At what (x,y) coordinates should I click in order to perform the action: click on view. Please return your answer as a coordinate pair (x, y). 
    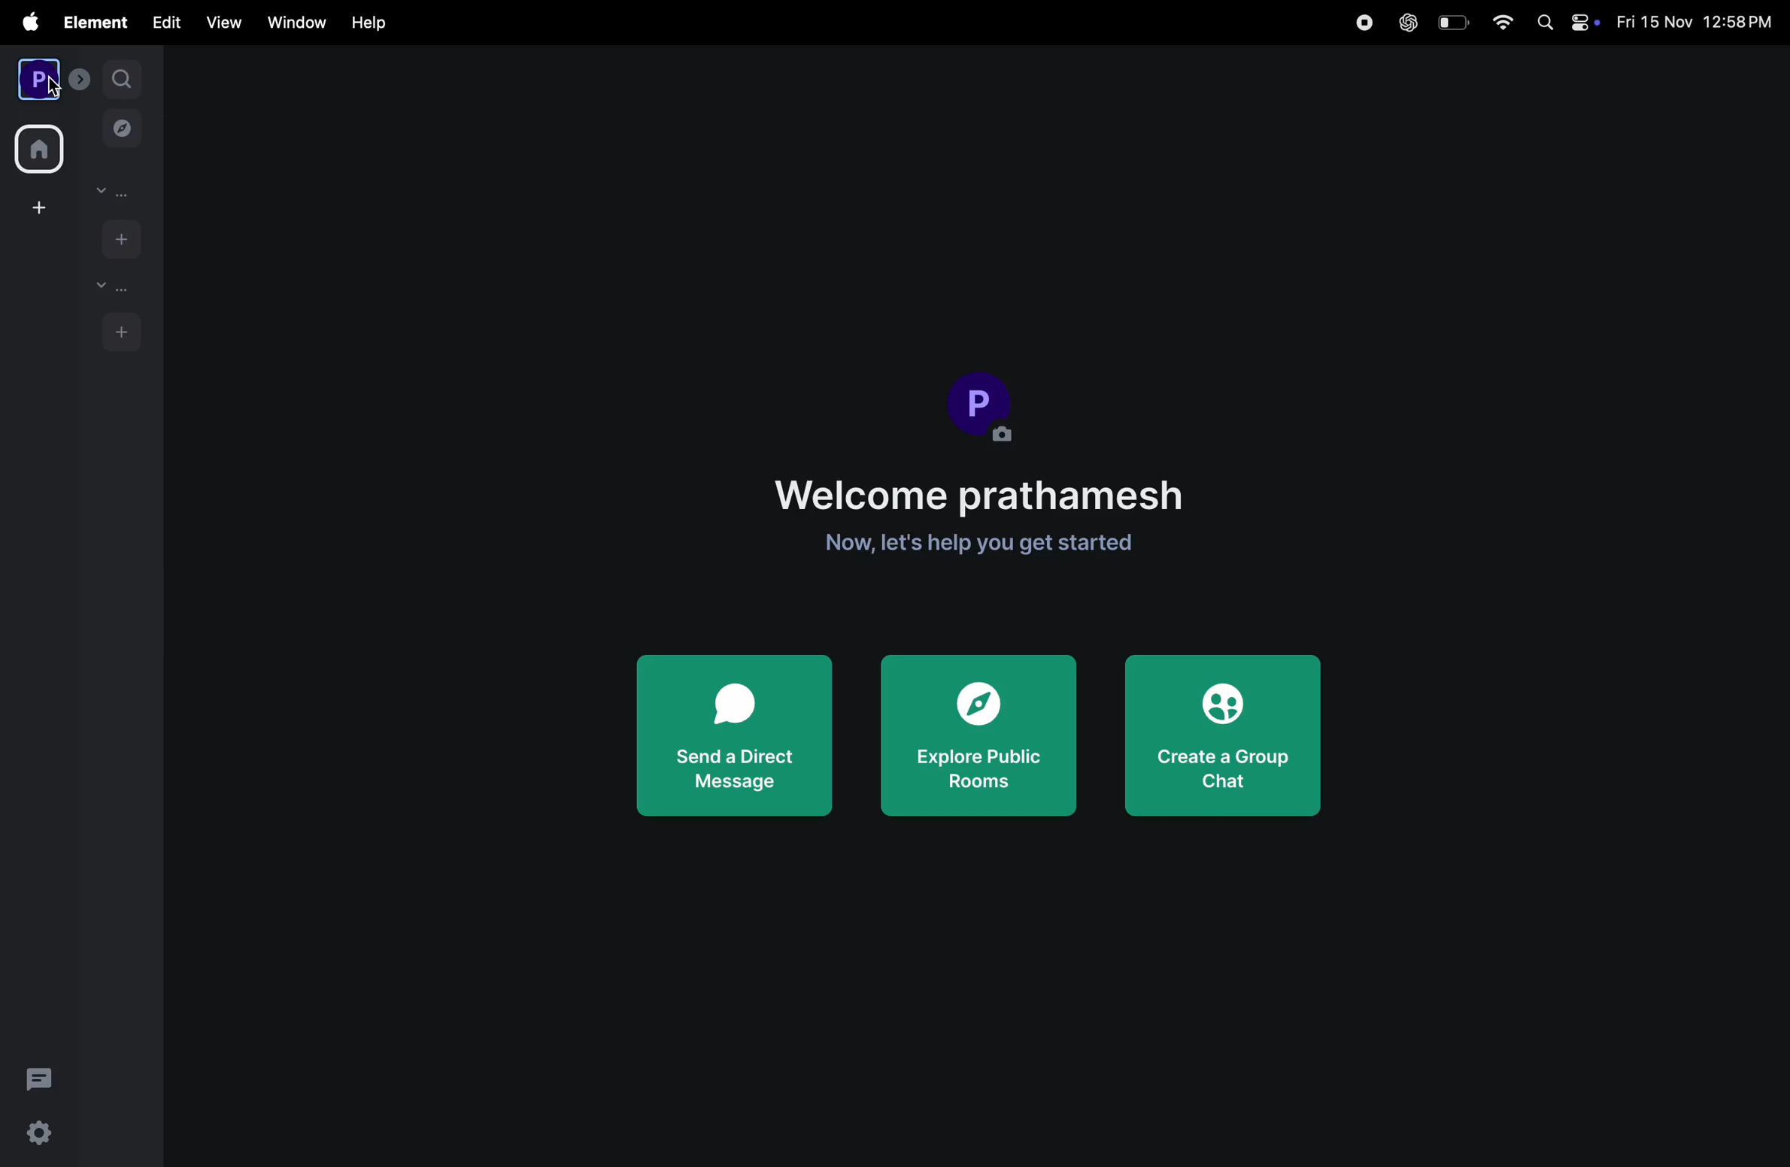
    Looking at the image, I should click on (220, 23).